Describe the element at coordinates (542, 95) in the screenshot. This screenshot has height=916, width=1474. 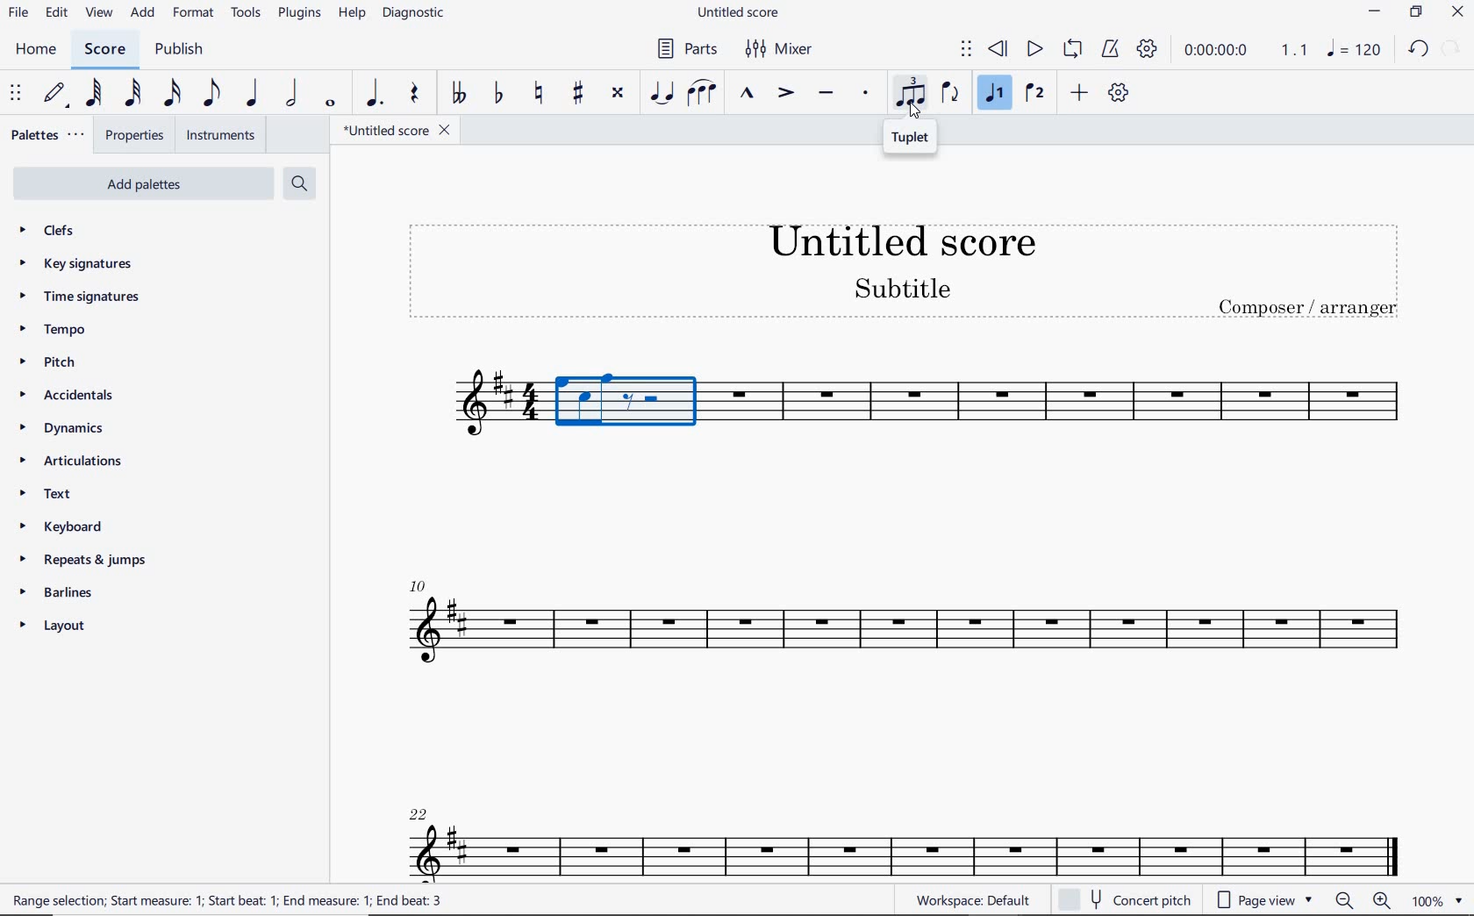
I see `TOGGLE NATURAL` at that location.